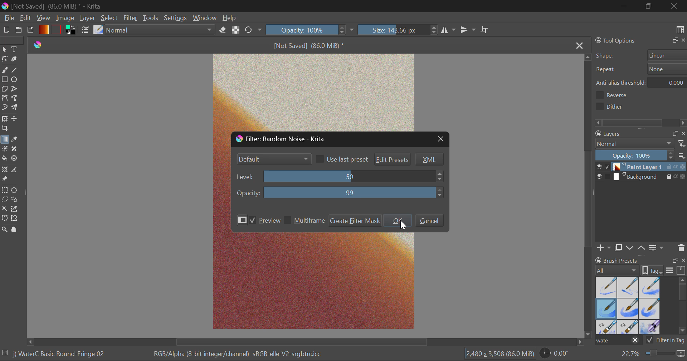 The image size is (687, 361). Describe the element at coordinates (618, 270) in the screenshot. I see `brush preset settings` at that location.